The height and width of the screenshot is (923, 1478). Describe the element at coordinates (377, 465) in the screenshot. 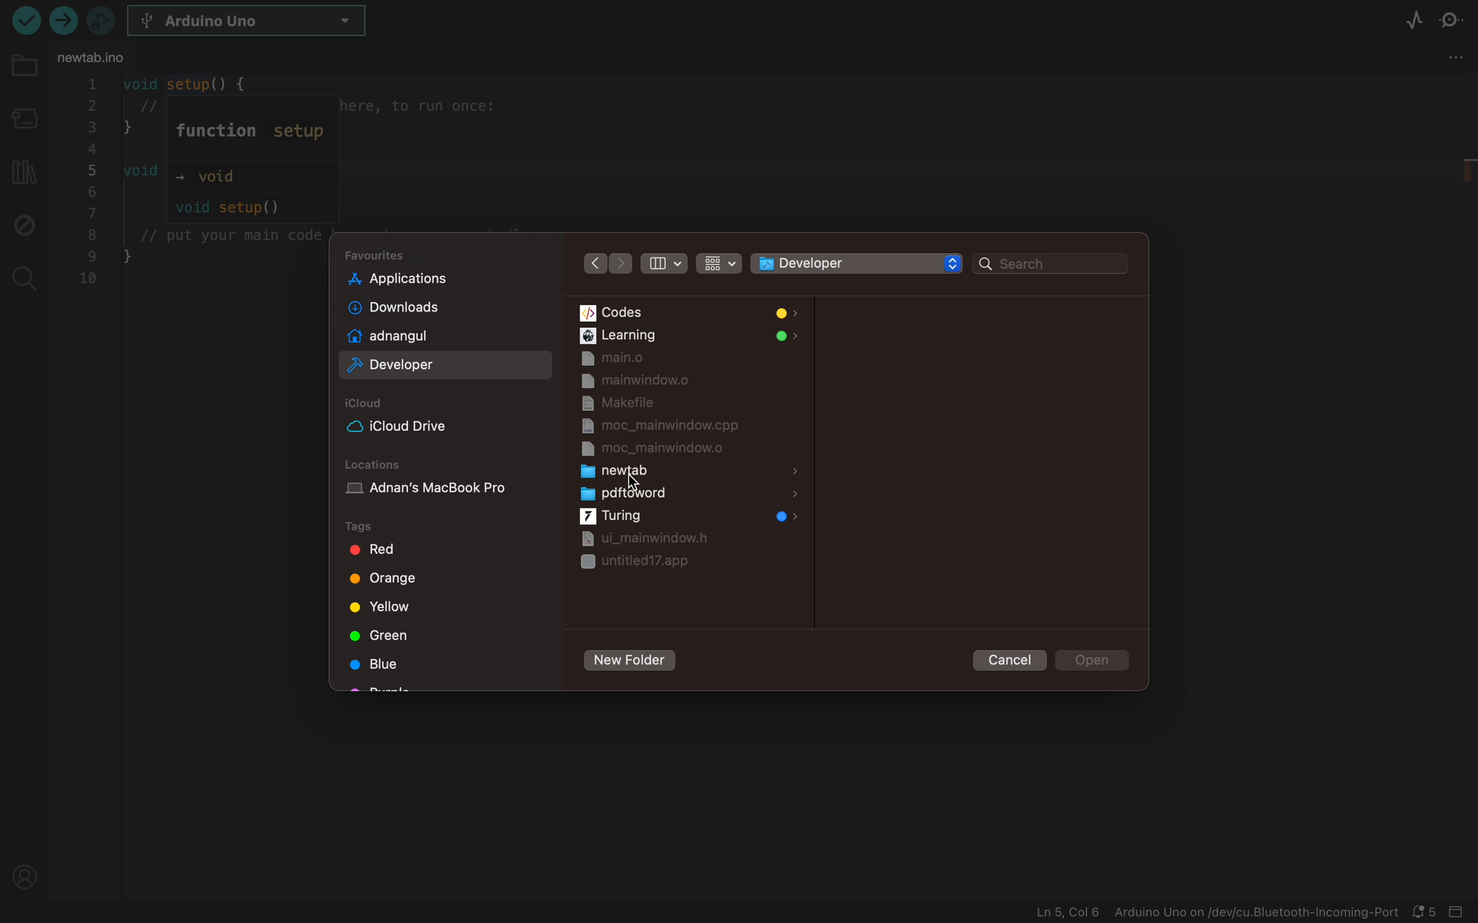

I see `locations` at that location.